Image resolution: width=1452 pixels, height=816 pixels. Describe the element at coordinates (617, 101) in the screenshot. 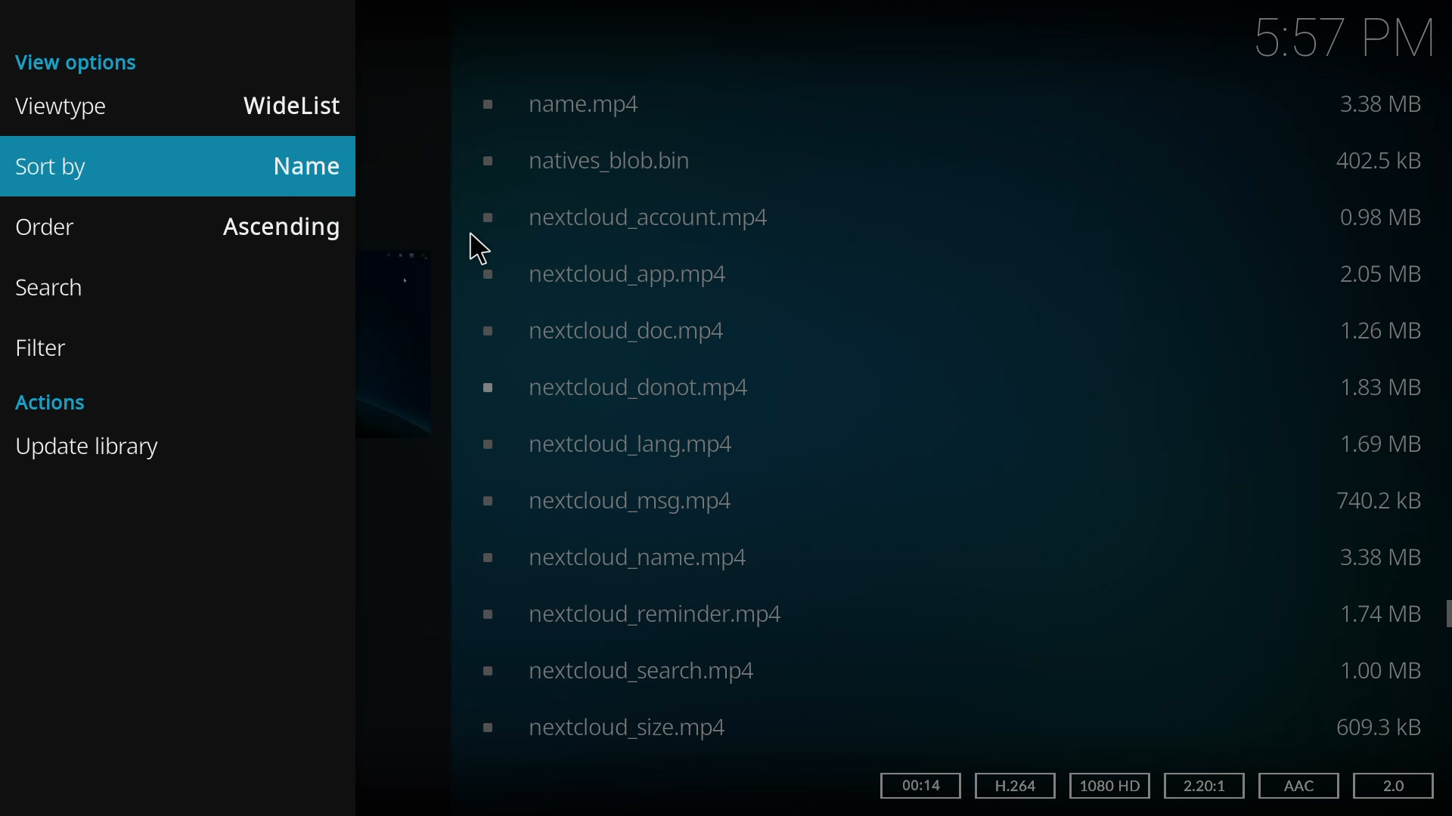

I see `video` at that location.